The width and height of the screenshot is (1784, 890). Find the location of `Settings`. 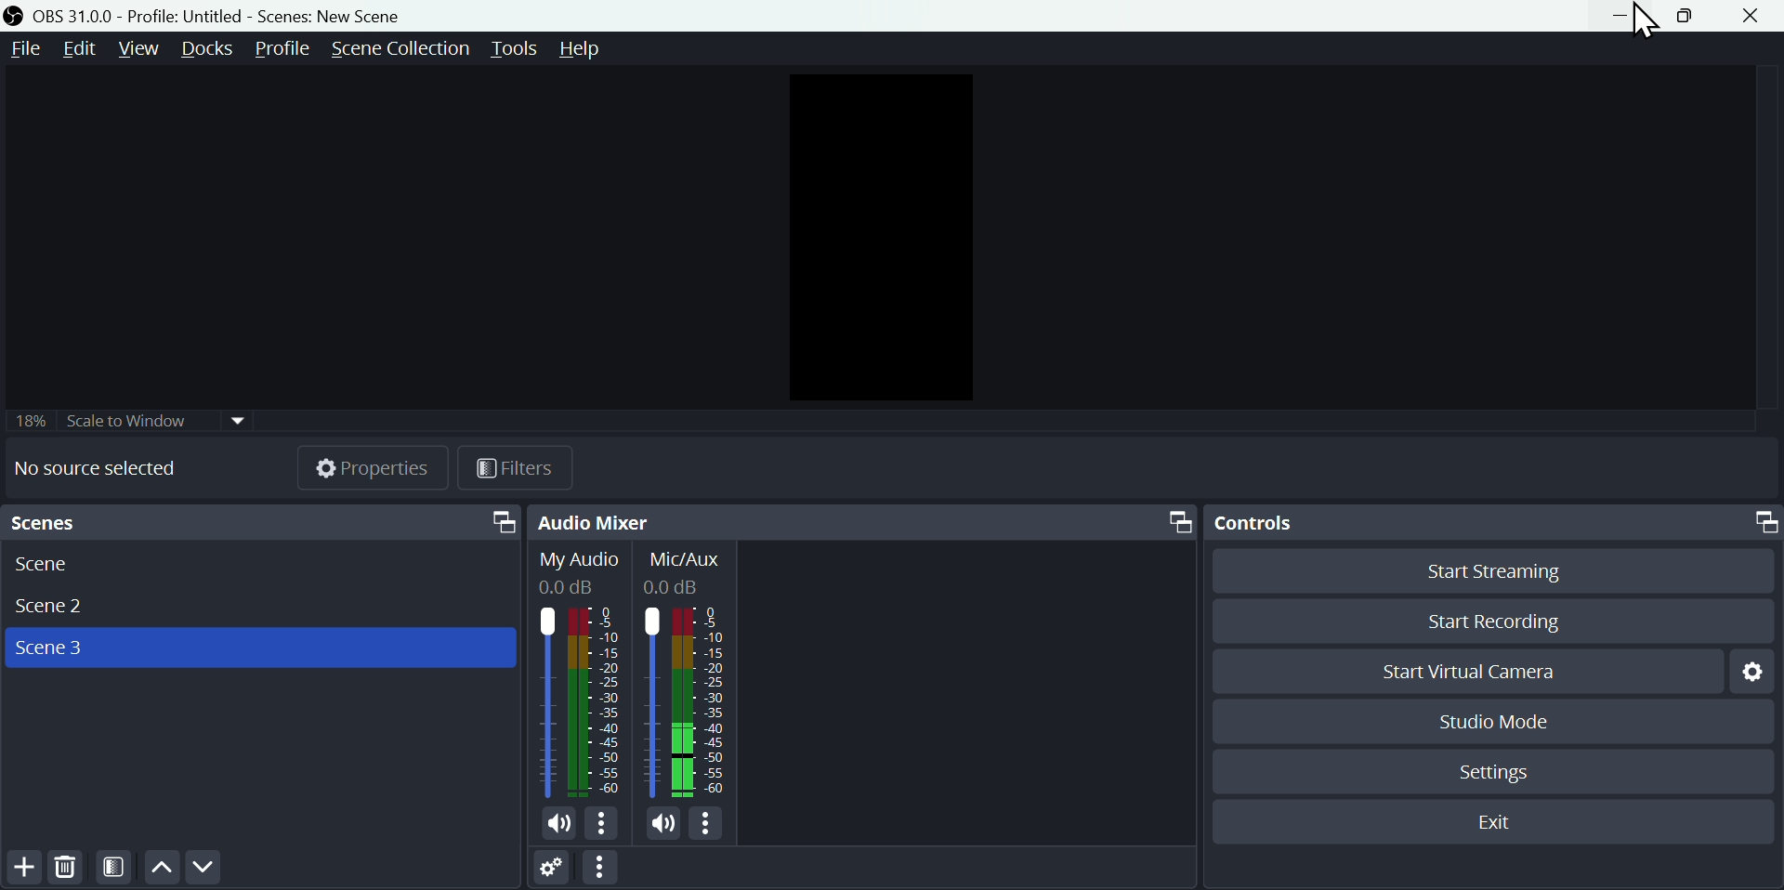

Settings is located at coordinates (557, 870).